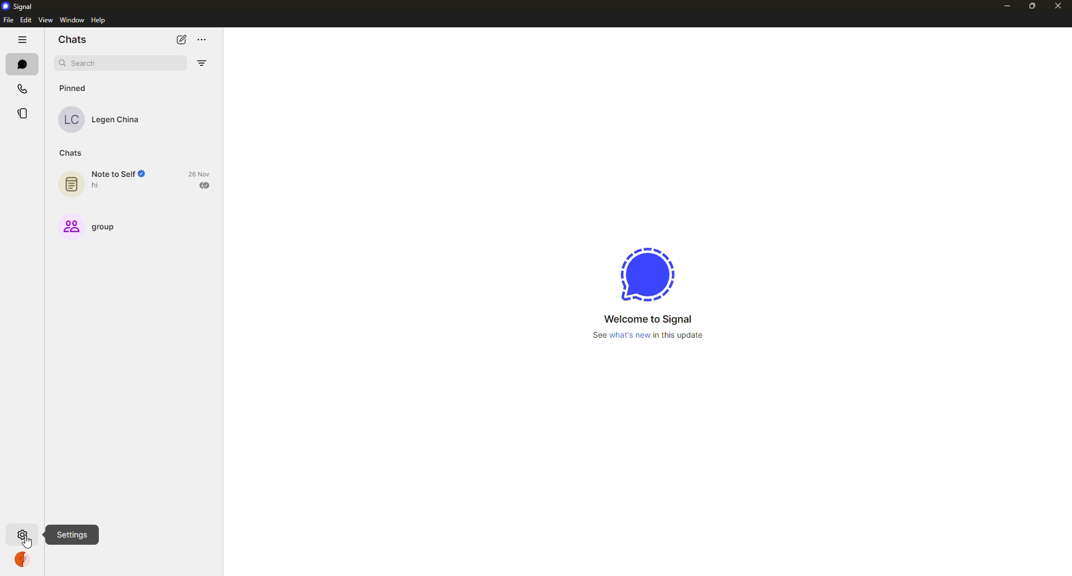  I want to click on hide tabs, so click(22, 40).